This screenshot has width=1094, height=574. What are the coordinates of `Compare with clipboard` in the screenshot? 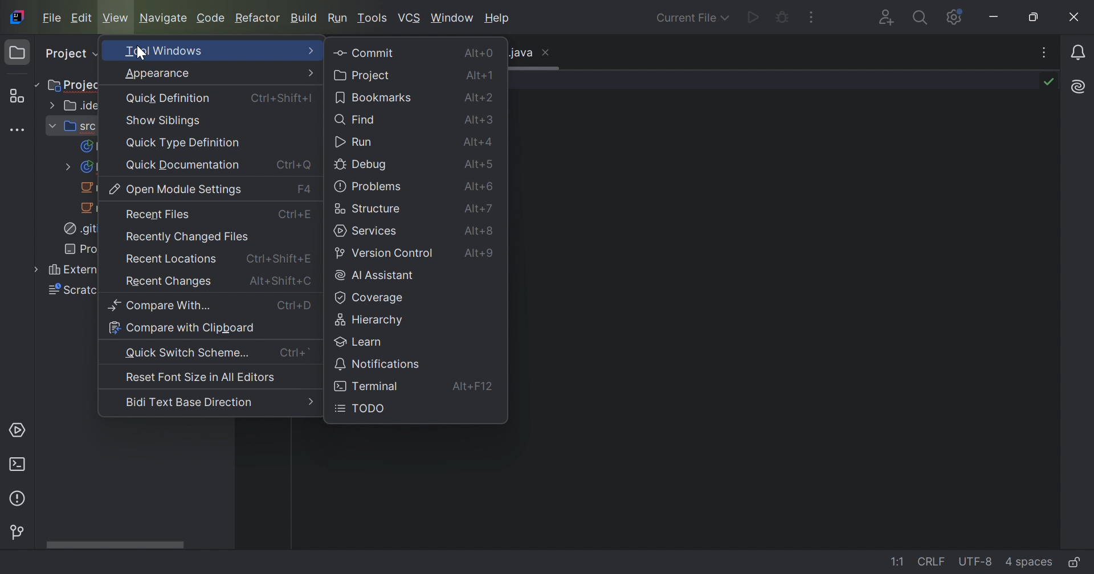 It's located at (181, 328).